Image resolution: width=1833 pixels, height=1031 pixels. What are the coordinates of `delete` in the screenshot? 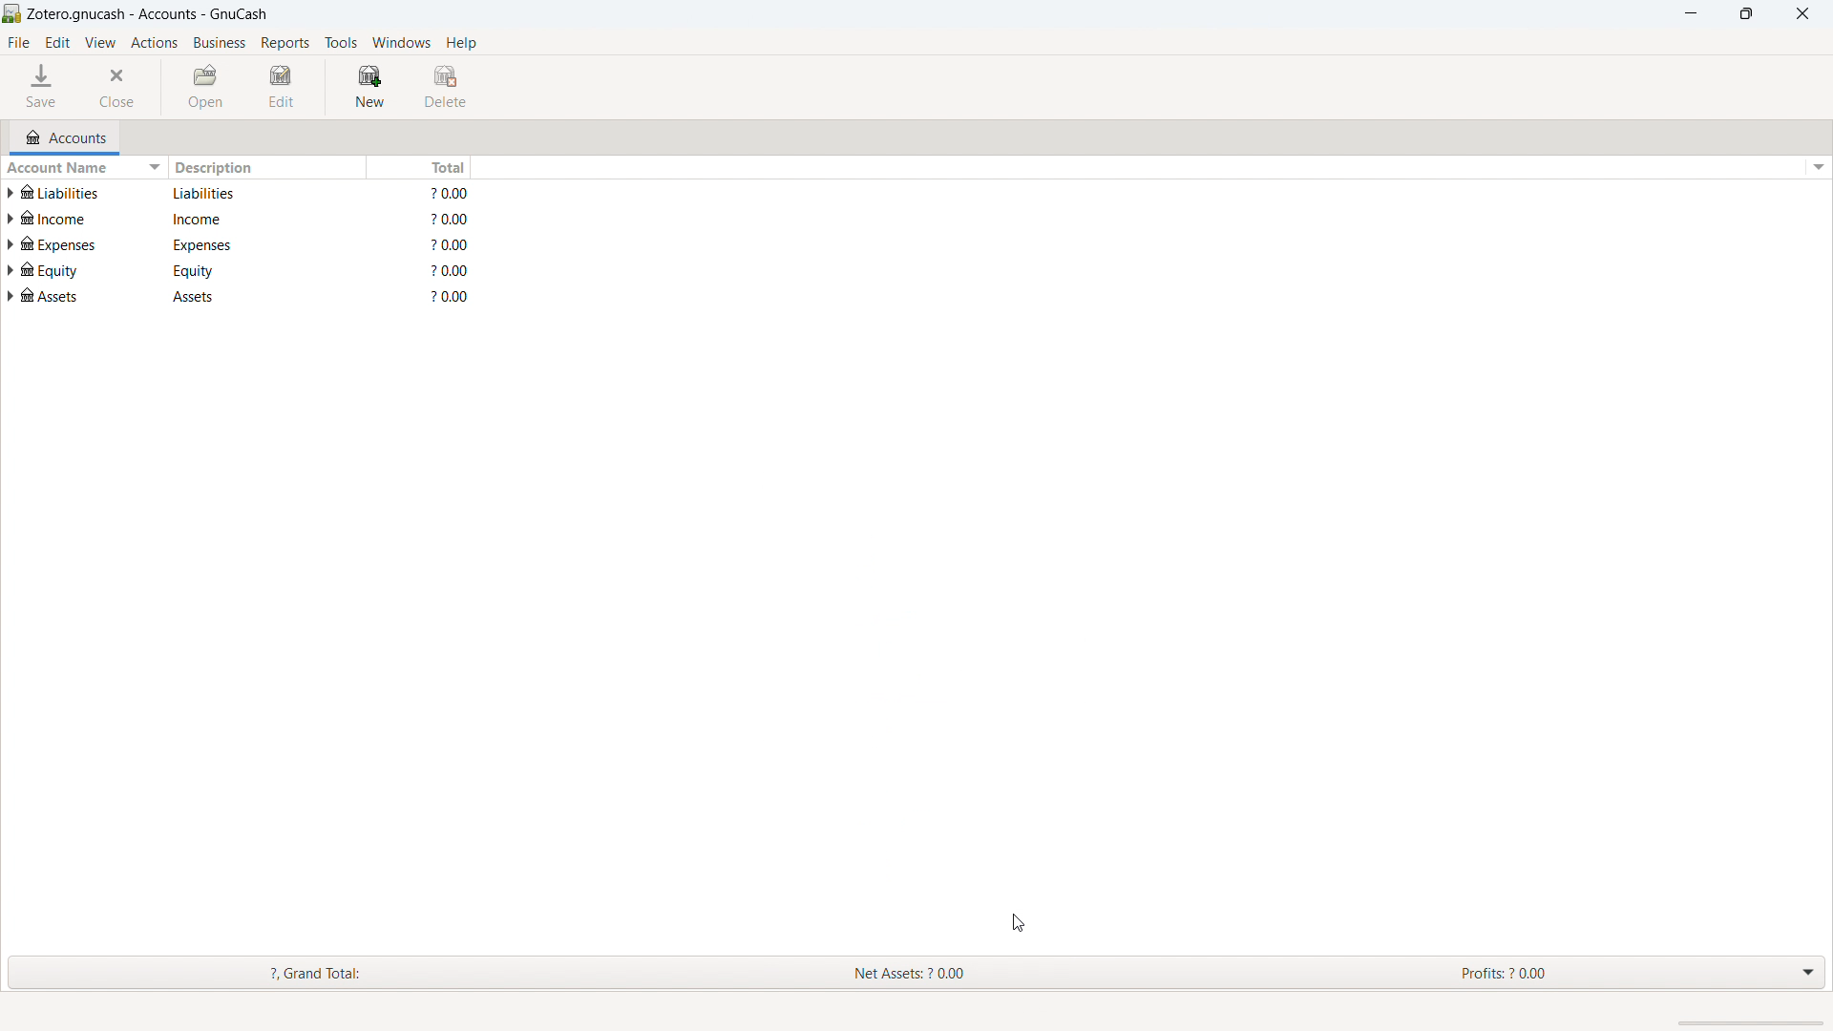 It's located at (446, 85).